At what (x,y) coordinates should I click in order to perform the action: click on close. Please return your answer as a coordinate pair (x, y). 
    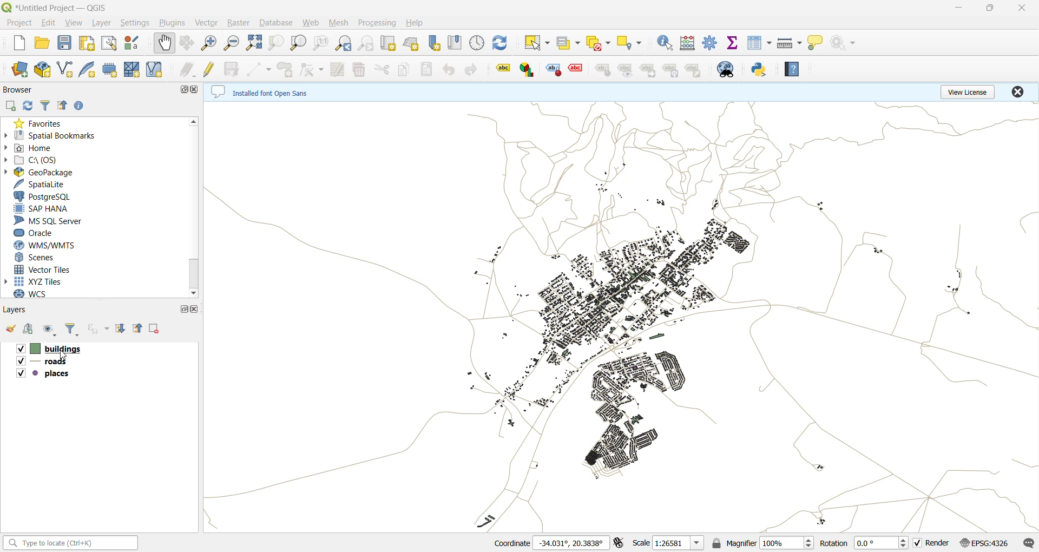
    Looking at the image, I should click on (1020, 91).